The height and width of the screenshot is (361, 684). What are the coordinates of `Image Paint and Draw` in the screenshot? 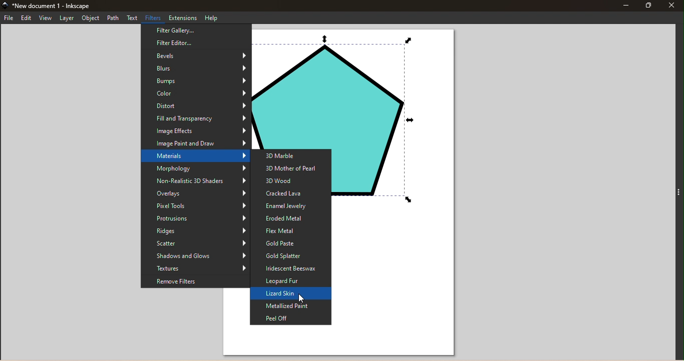 It's located at (196, 144).